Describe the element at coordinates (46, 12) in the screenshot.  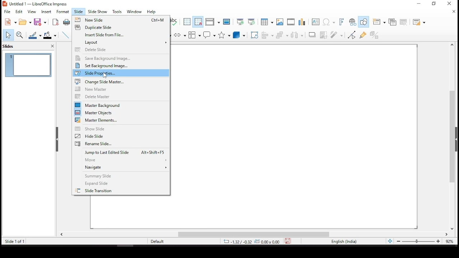
I see `insert` at that location.